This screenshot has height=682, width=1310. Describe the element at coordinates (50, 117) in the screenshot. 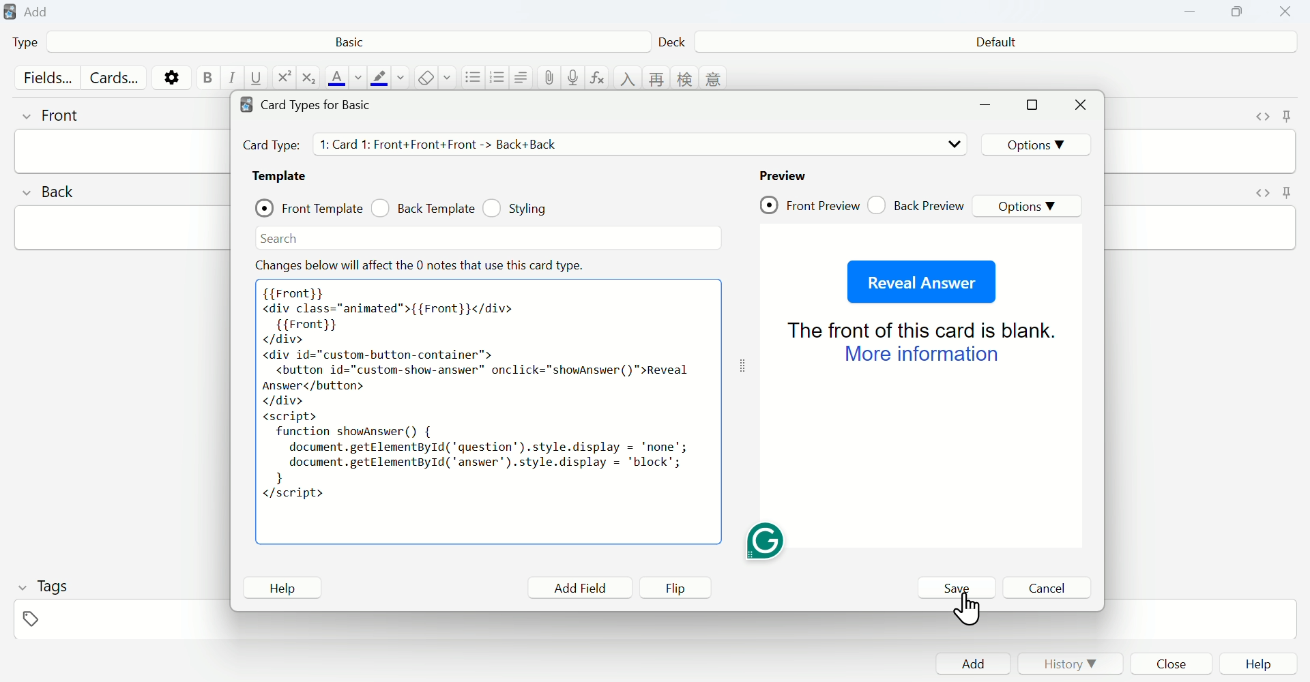

I see `front` at that location.